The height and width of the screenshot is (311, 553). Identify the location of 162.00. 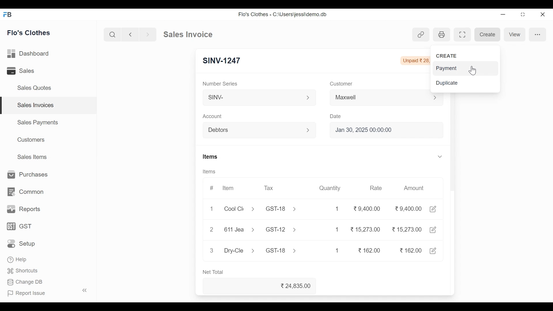
(410, 250).